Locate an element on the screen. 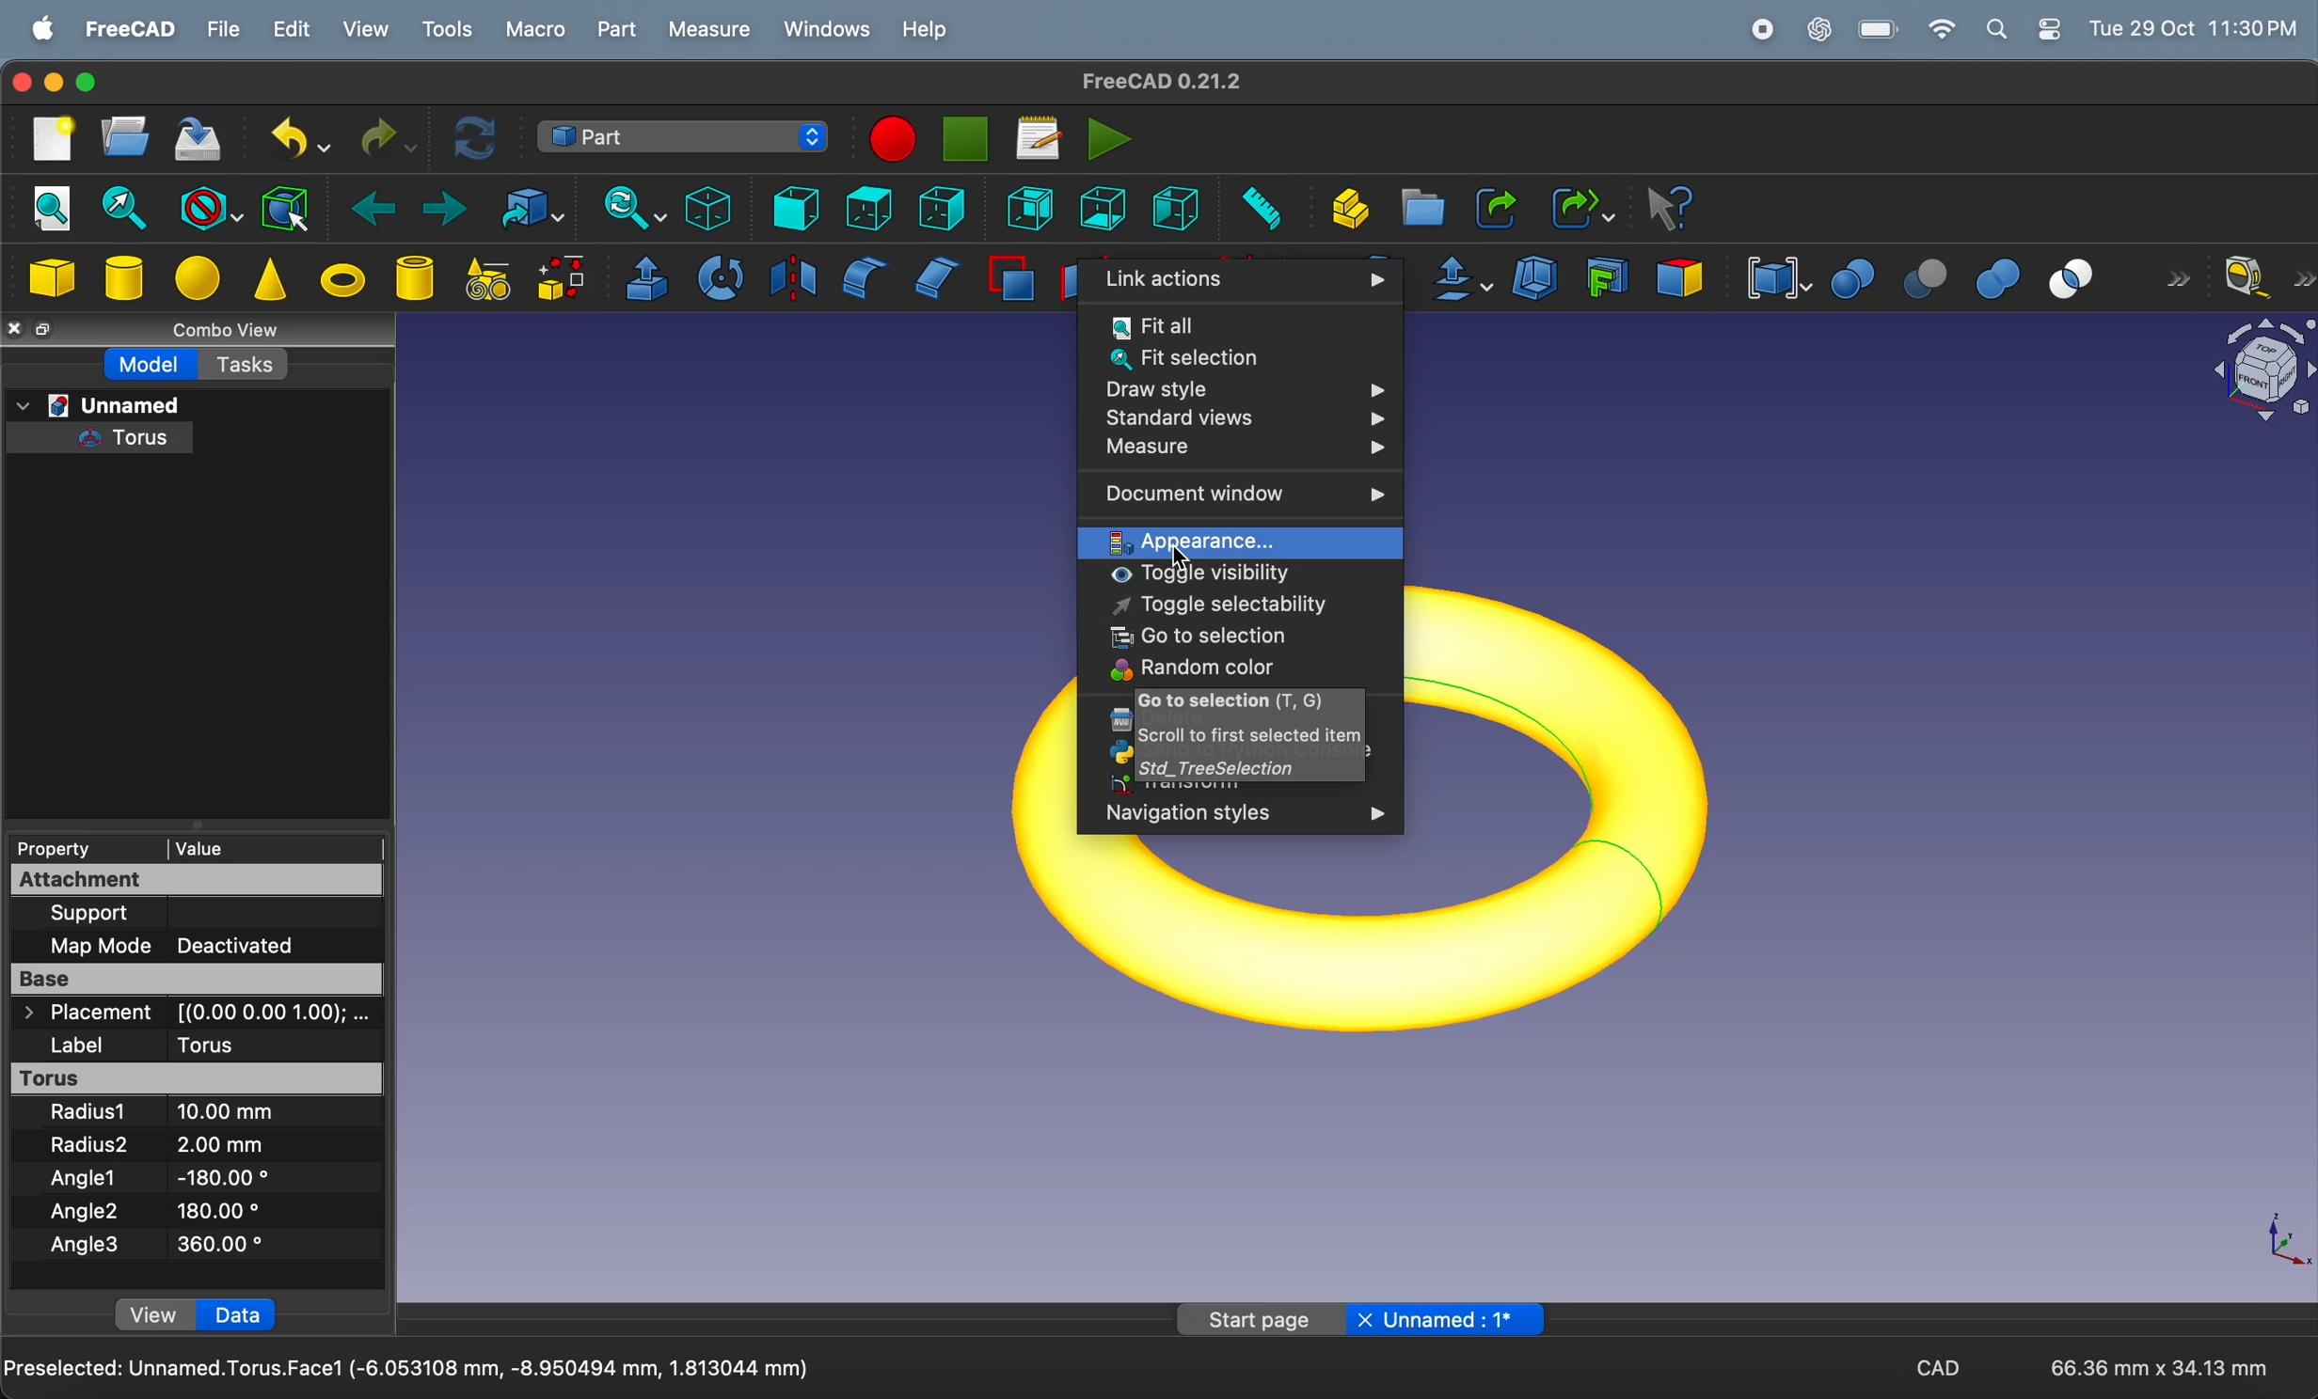 The image size is (2318, 1399). make face from wires is located at coordinates (1010, 281).